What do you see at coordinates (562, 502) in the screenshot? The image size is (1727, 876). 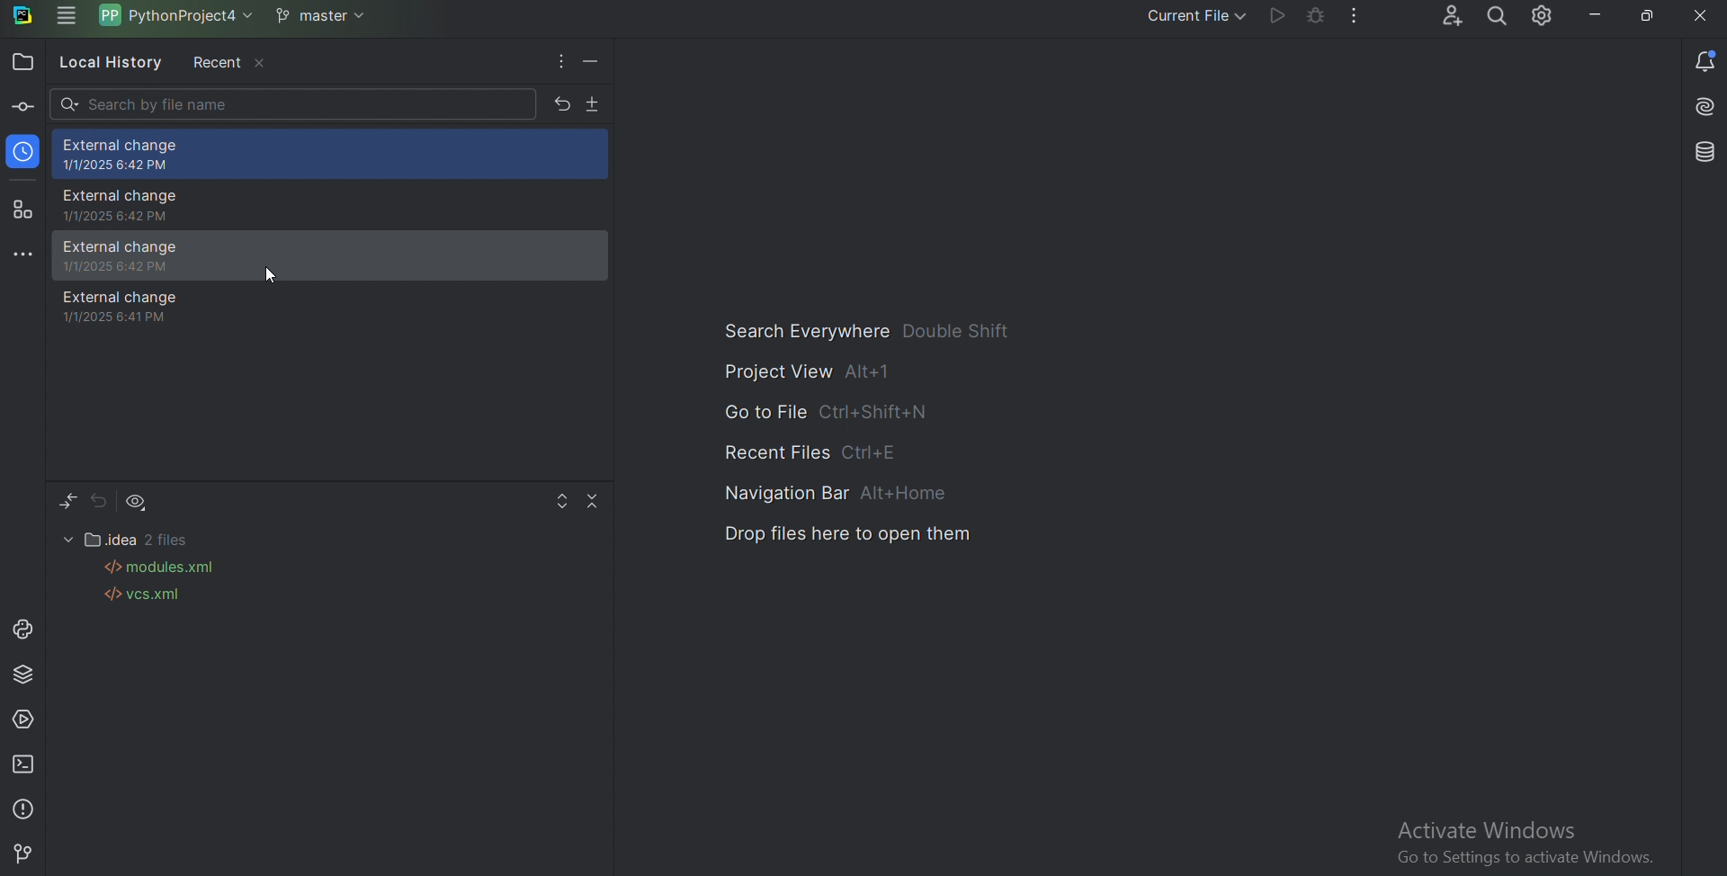 I see `Expand All` at bounding box center [562, 502].